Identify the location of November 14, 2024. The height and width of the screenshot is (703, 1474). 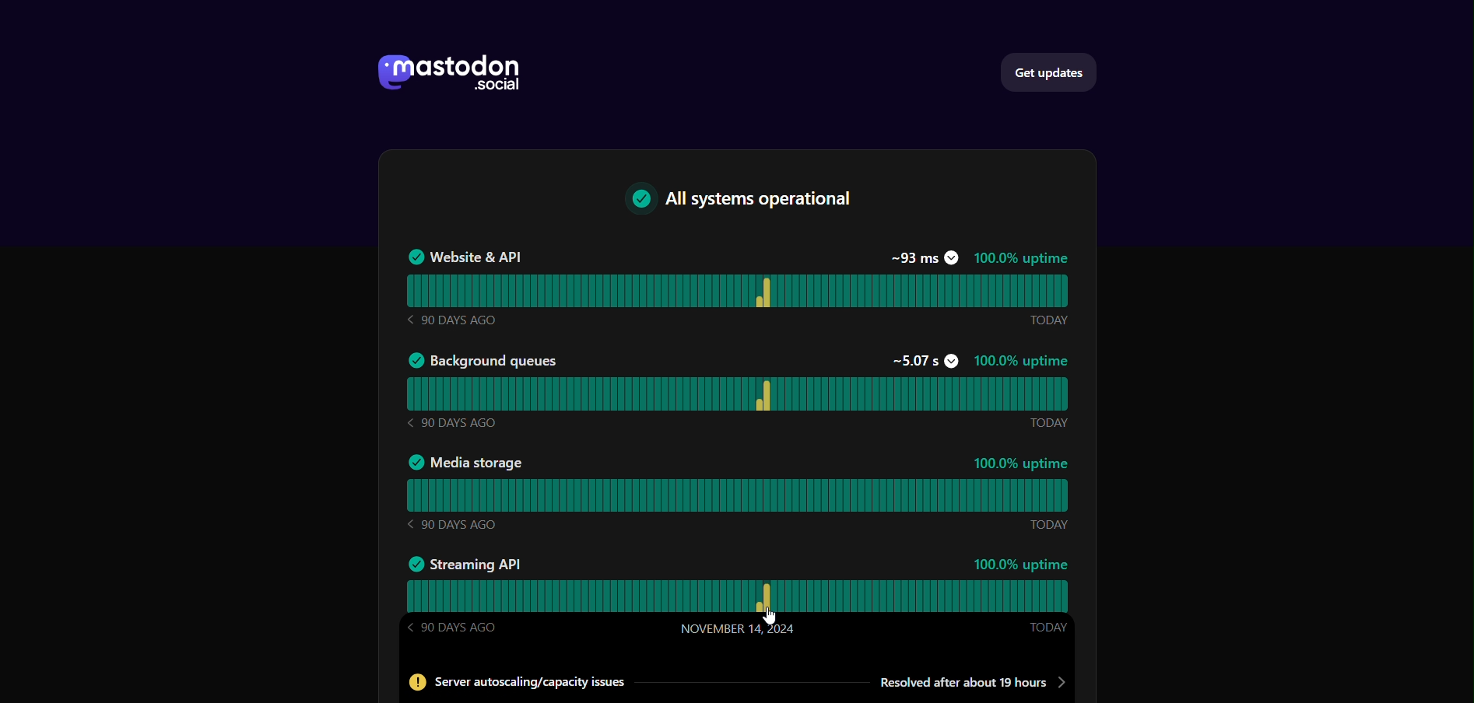
(738, 628).